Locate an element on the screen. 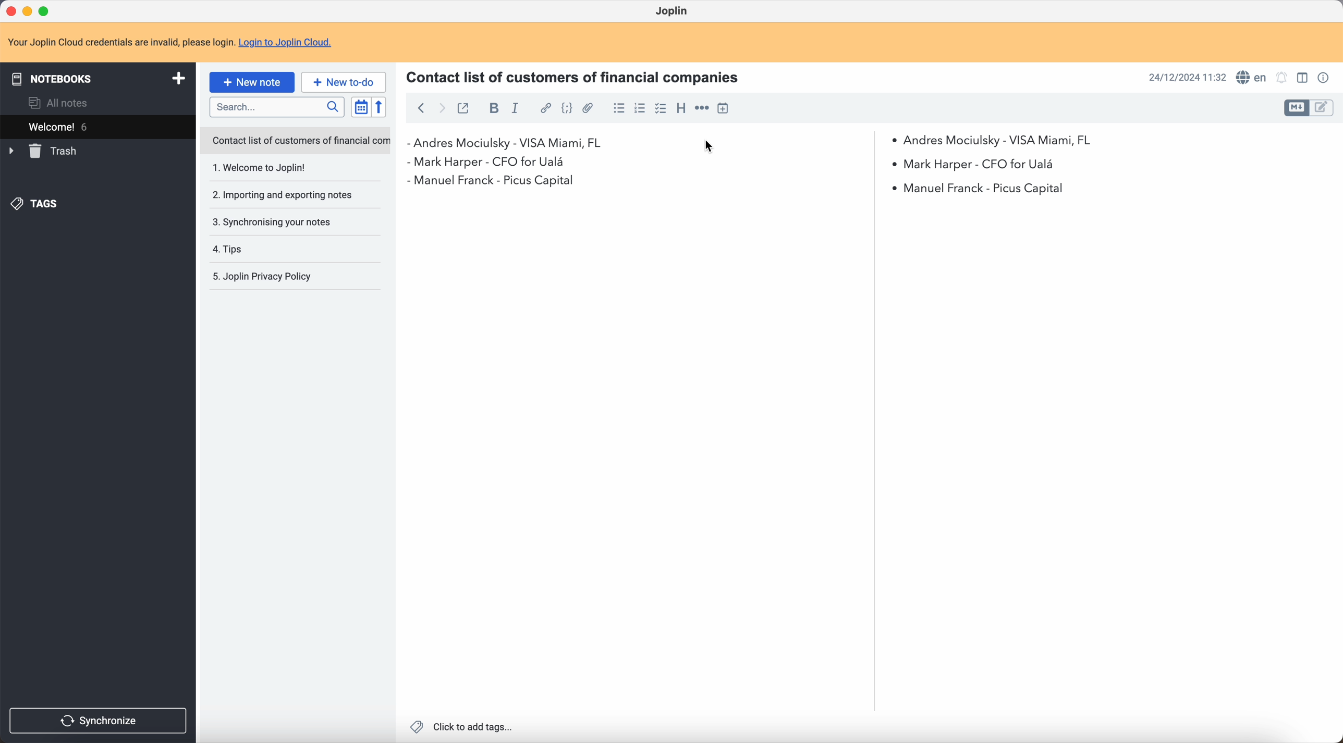 The width and height of the screenshot is (1343, 743). italic is located at coordinates (516, 110).